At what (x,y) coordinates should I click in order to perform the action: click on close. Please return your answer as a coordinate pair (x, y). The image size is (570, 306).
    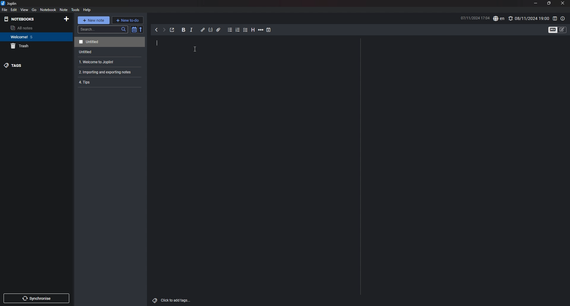
    Looking at the image, I should click on (562, 3).